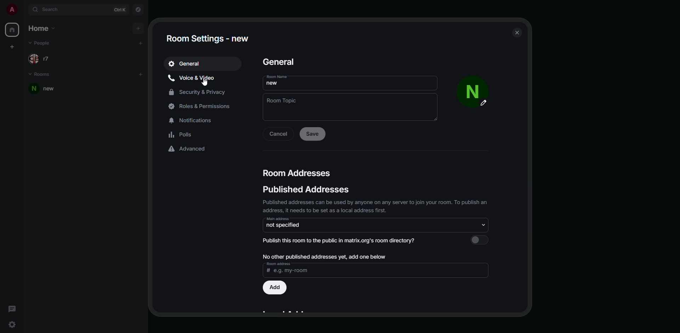  Describe the element at coordinates (43, 58) in the screenshot. I see `people` at that location.